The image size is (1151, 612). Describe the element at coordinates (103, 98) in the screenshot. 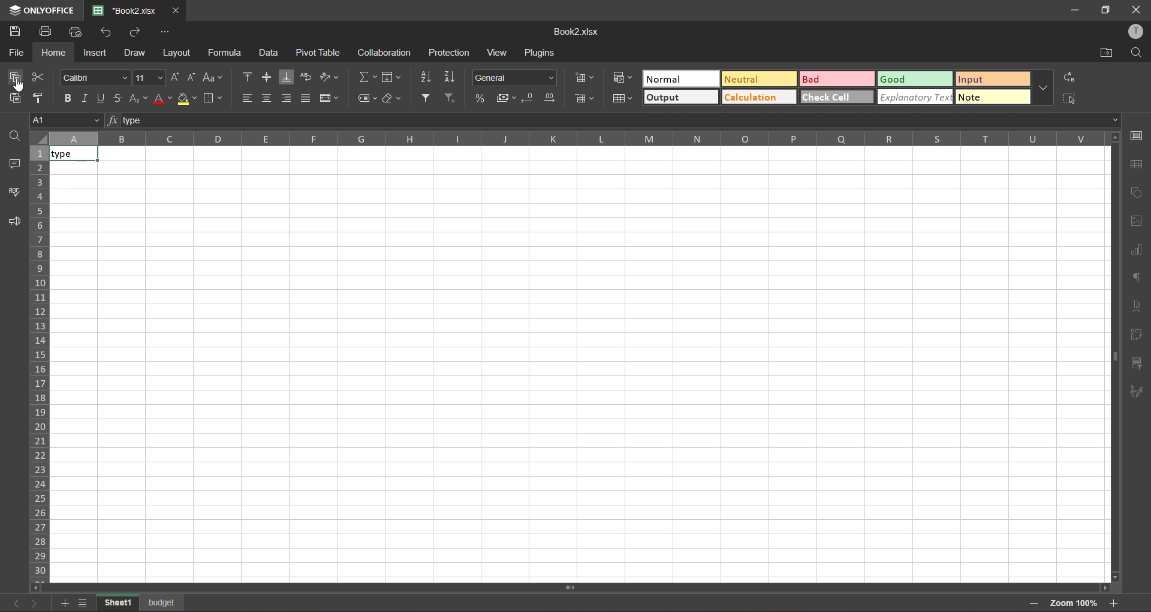

I see `underline` at that location.